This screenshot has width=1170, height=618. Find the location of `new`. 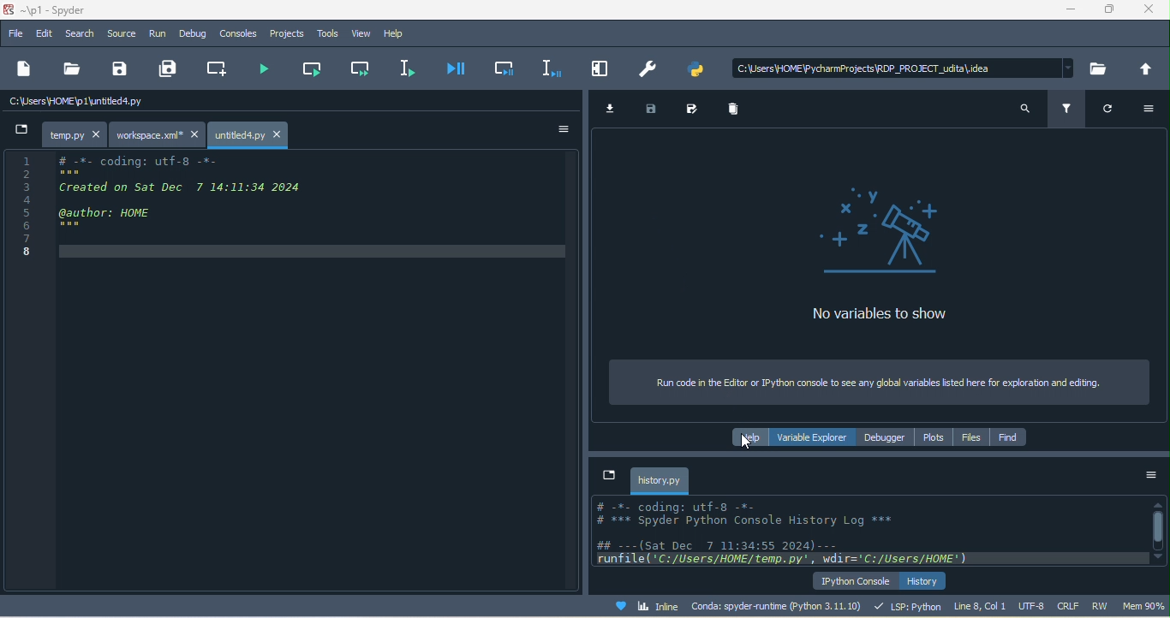

new is located at coordinates (24, 68).